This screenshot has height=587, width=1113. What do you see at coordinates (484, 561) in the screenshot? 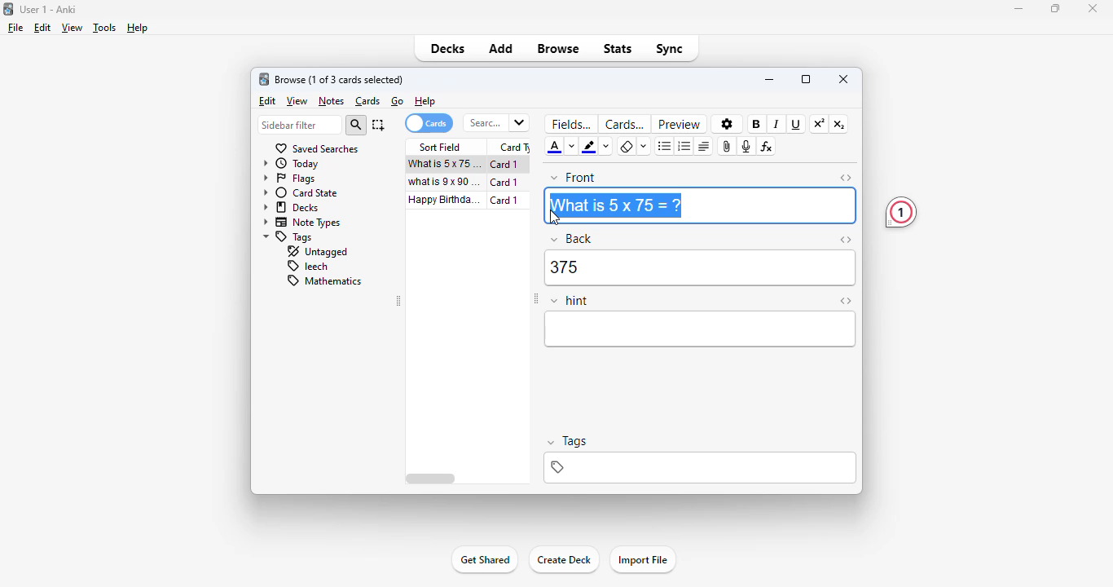
I see `get shared` at bounding box center [484, 561].